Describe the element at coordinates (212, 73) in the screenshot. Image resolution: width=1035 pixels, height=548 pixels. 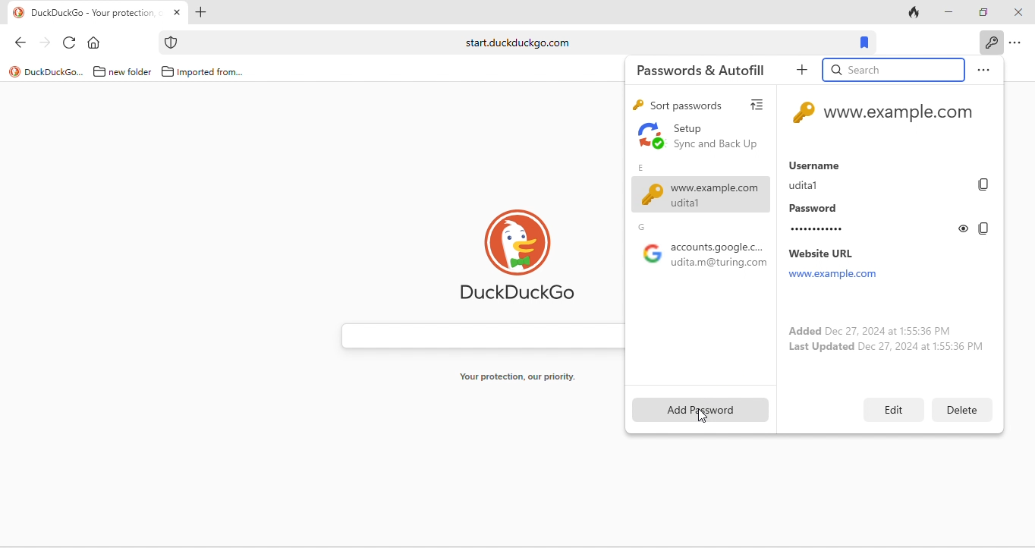
I see `imported from` at that location.